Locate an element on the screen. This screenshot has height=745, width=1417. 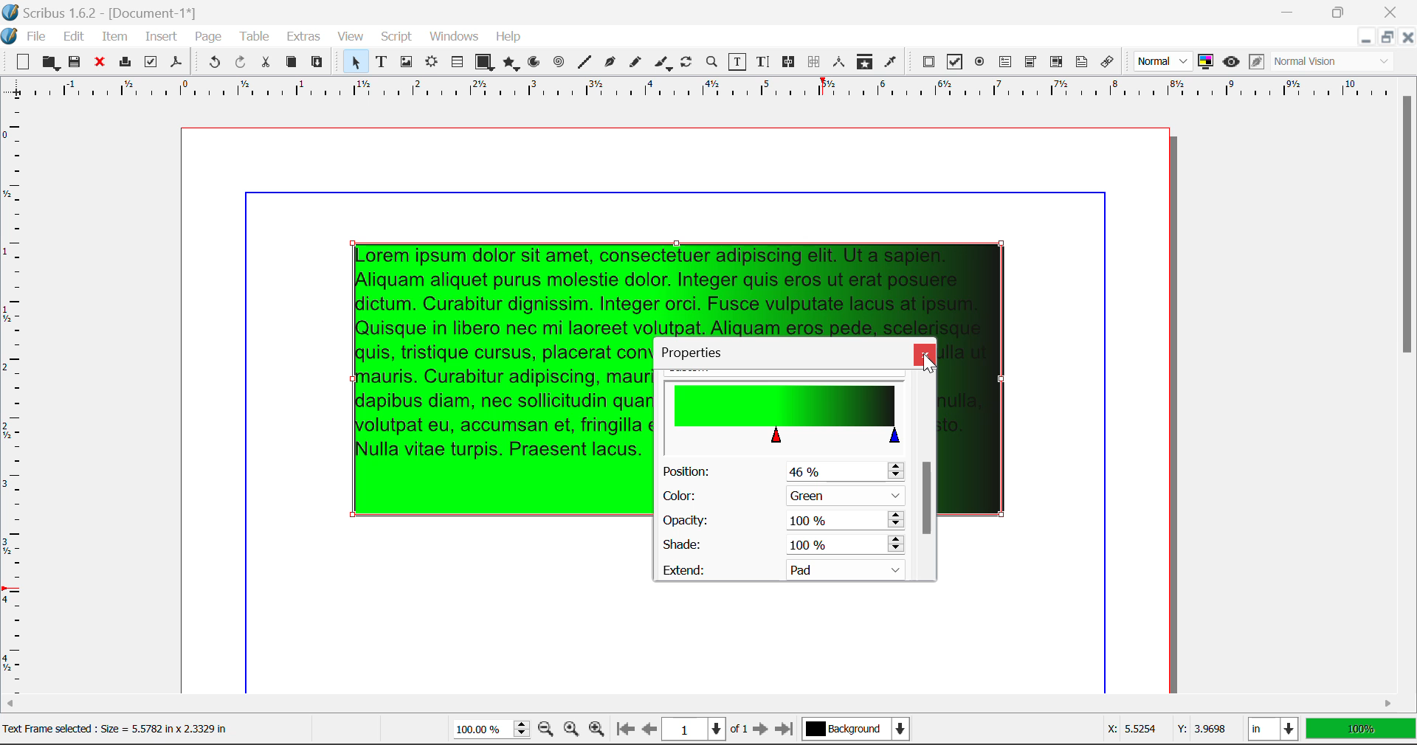
Bezier Curve is located at coordinates (610, 64).